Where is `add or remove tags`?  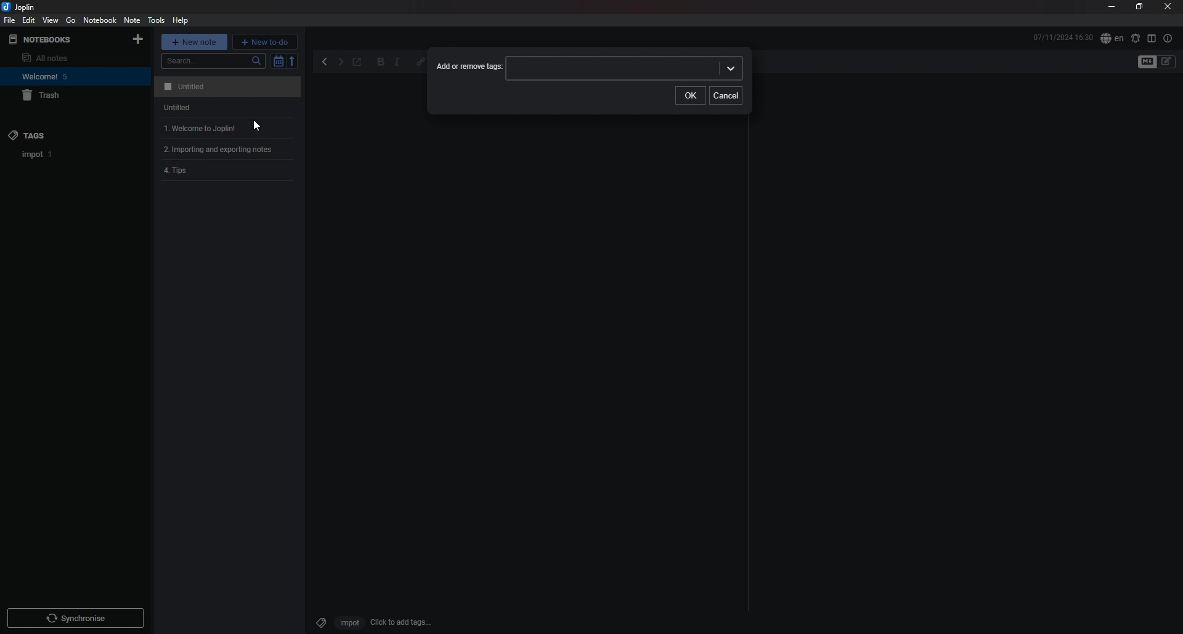 add or remove tags is located at coordinates (470, 68).